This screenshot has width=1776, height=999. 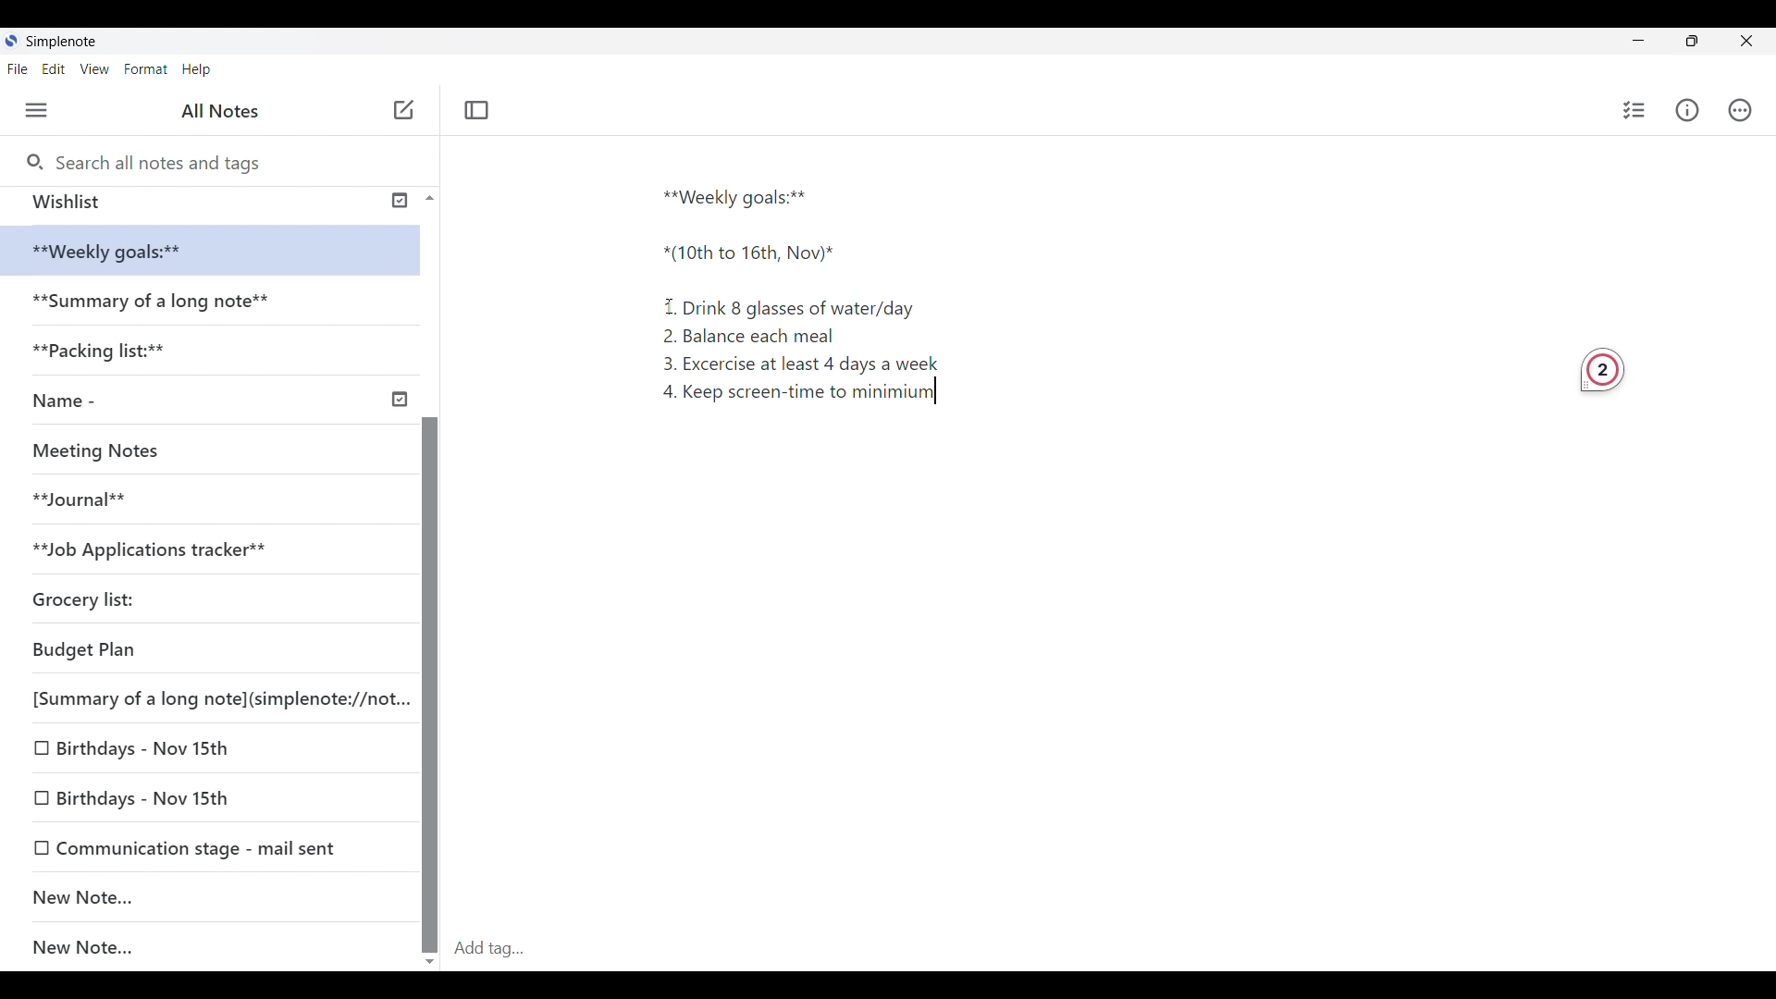 What do you see at coordinates (120, 252) in the screenshot?
I see `**Weekly goals:**` at bounding box center [120, 252].